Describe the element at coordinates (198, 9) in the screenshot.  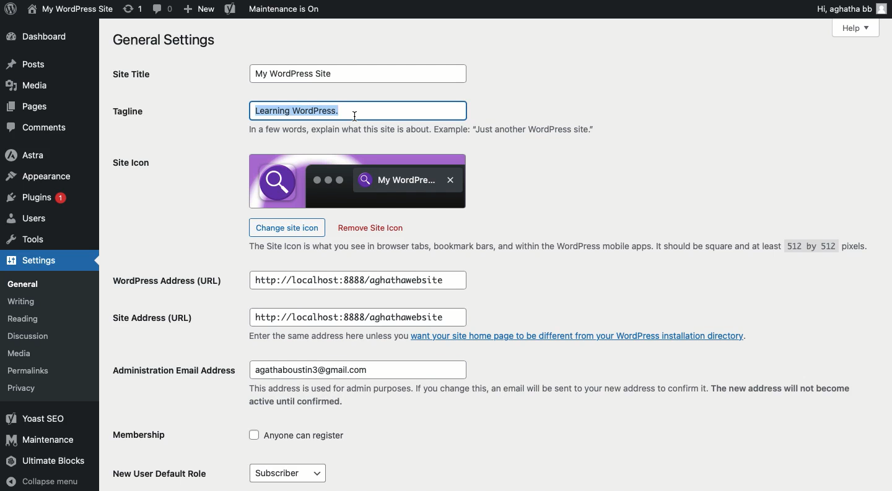
I see `New` at that location.